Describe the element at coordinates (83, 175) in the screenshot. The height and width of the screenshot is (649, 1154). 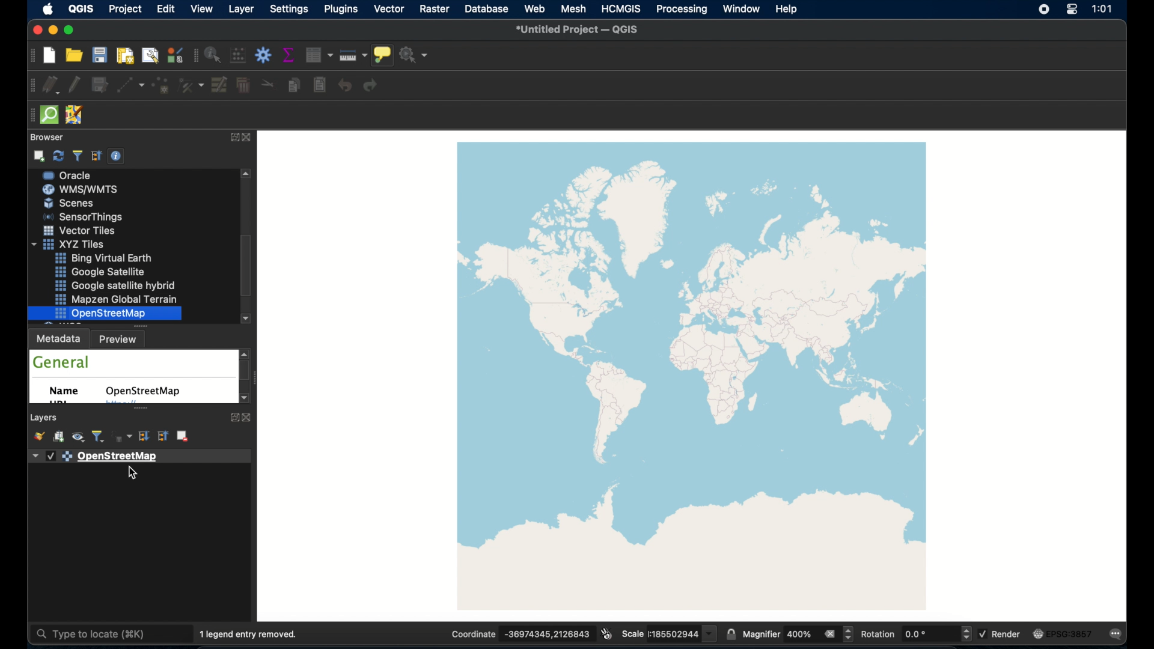
I see `postgre sql` at that location.